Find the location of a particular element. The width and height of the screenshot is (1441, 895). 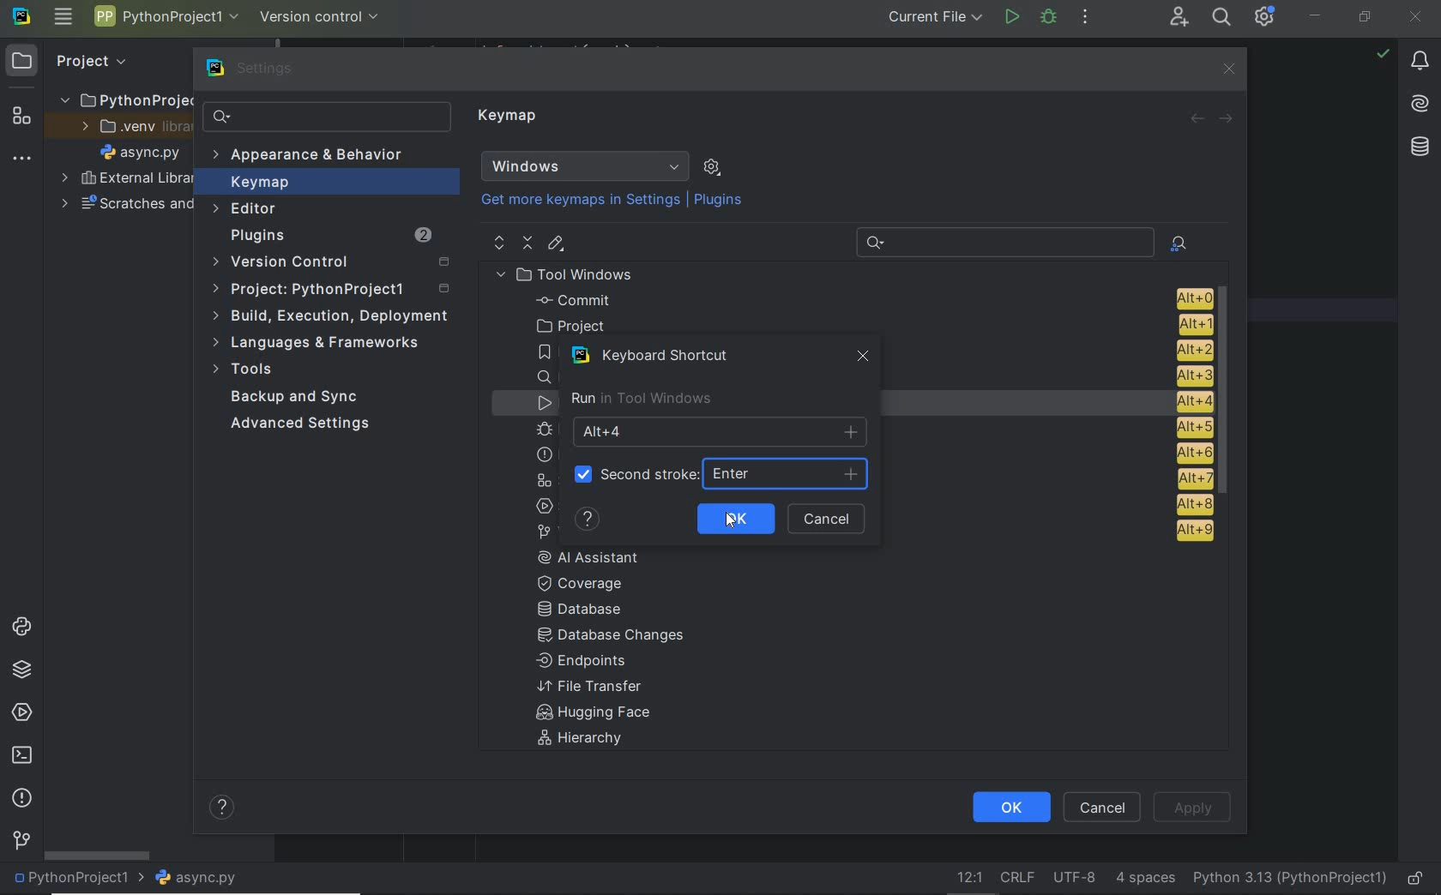

PythonProject is located at coordinates (126, 99).